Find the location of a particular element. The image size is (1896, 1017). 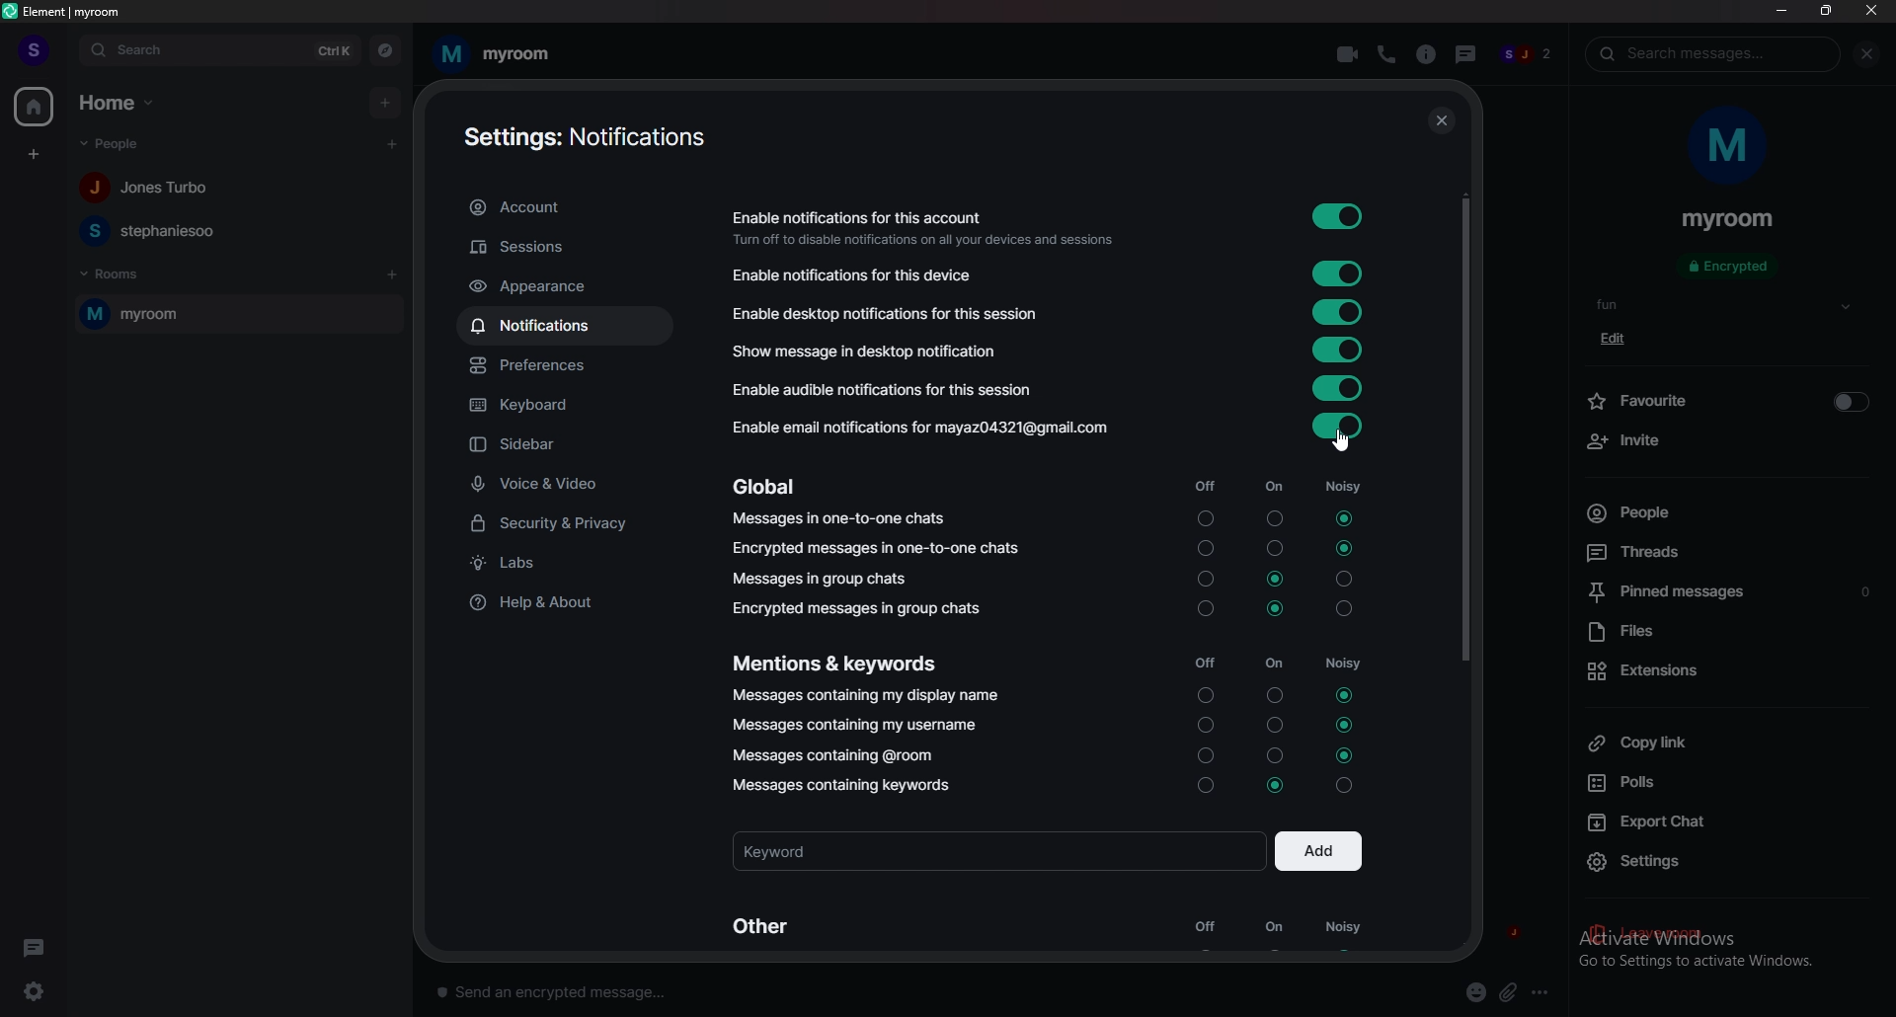

export chat is located at coordinates (1724, 820).